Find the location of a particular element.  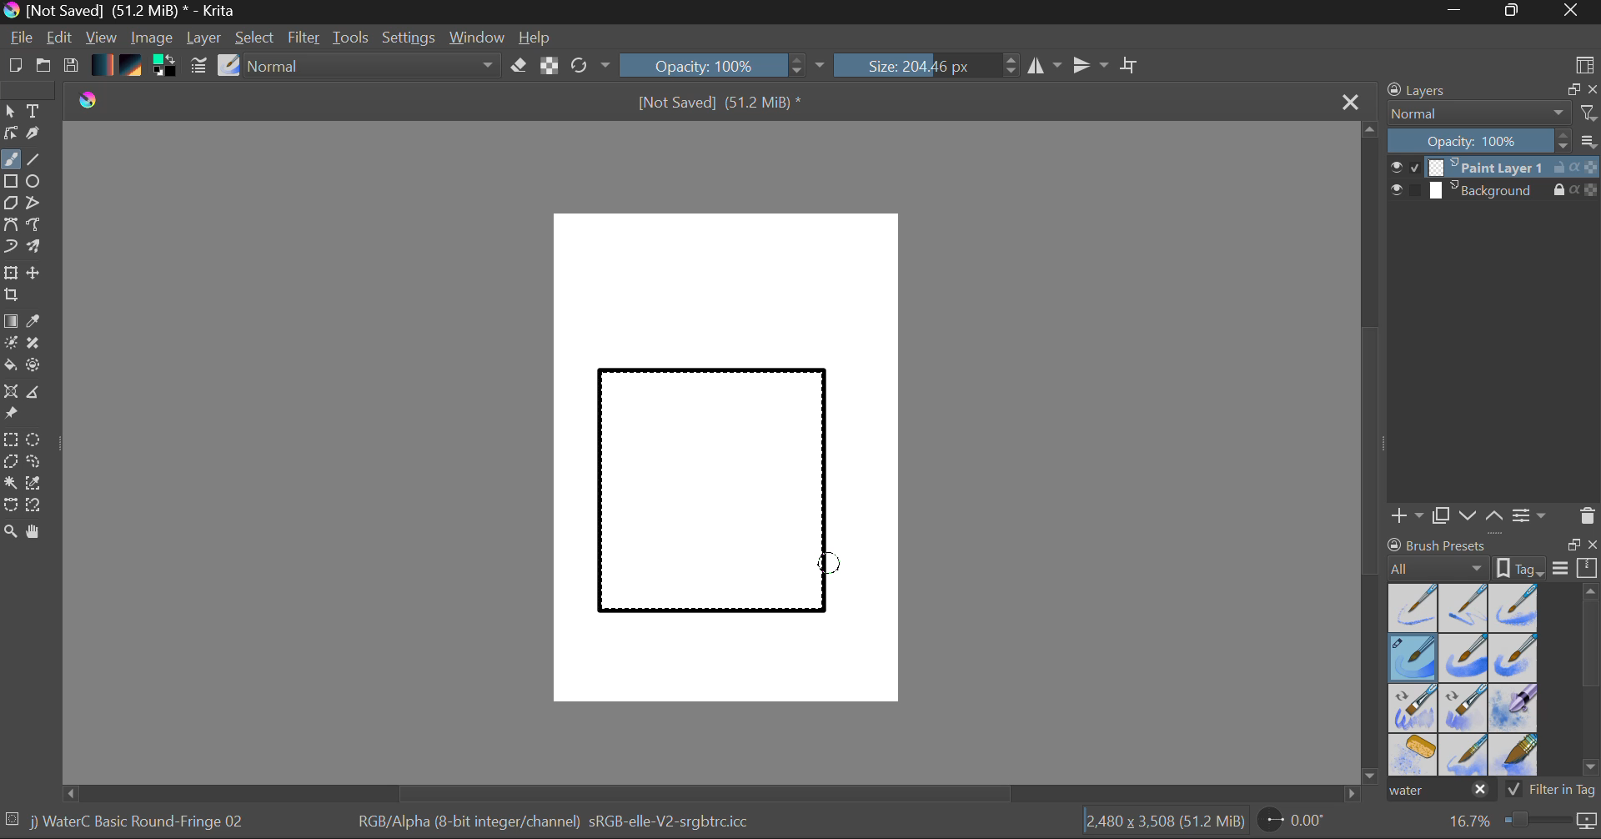

Zoom is located at coordinates (1520, 821).